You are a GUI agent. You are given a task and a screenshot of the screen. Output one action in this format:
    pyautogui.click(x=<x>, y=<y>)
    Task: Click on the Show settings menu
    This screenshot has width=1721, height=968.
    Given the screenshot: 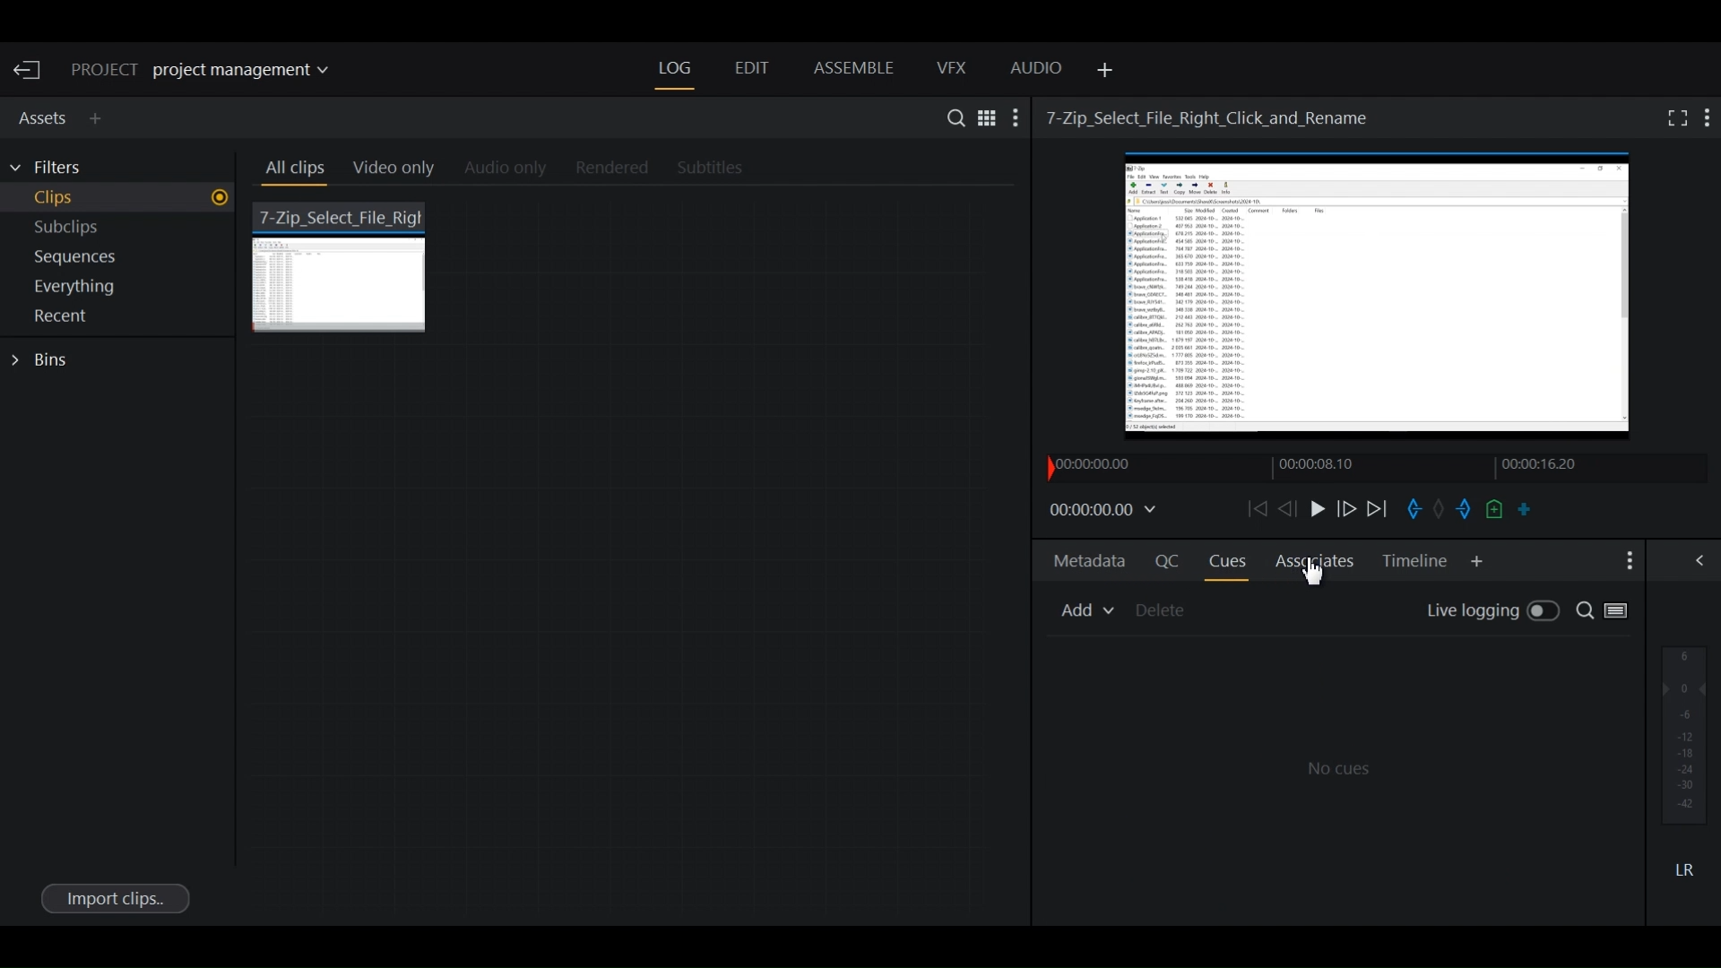 What is the action you would take?
    pyautogui.click(x=1627, y=561)
    